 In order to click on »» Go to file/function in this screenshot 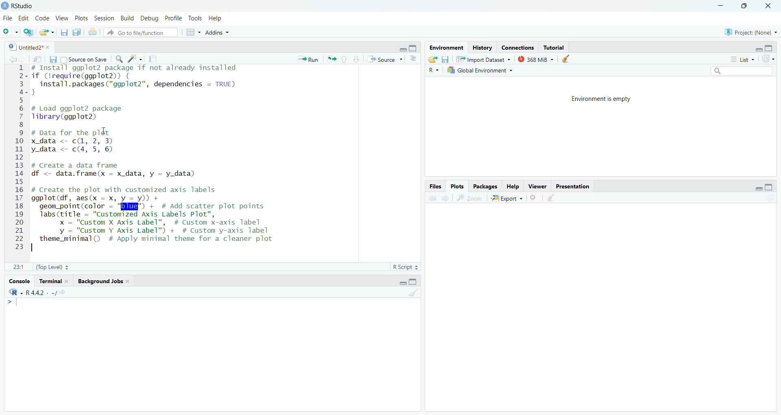, I will do `click(143, 33)`.